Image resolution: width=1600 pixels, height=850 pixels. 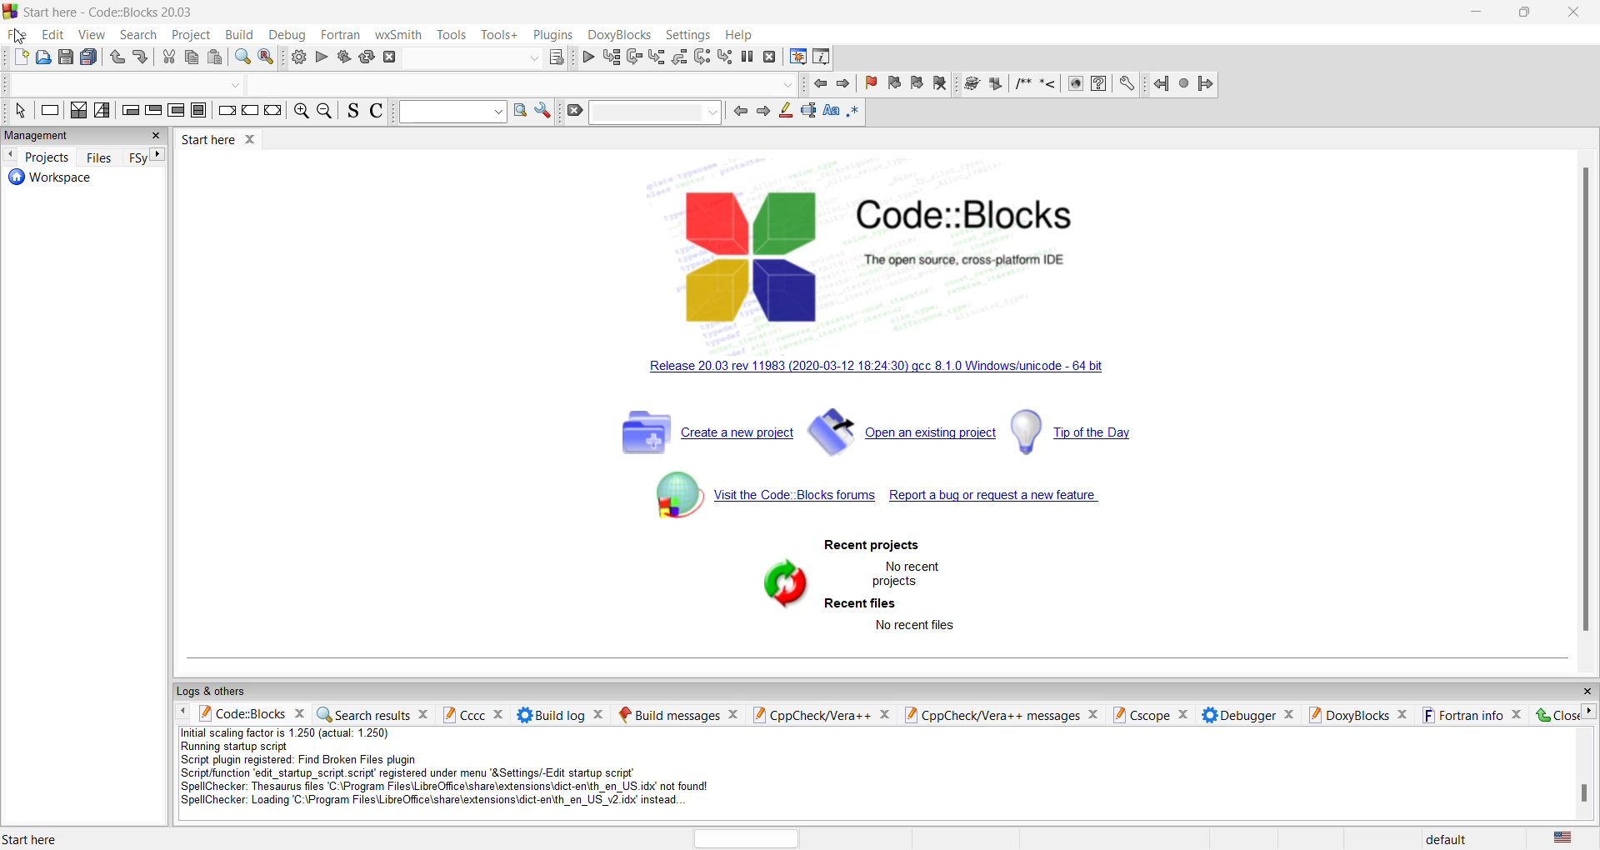 What do you see at coordinates (227, 117) in the screenshot?
I see `break instruction` at bounding box center [227, 117].